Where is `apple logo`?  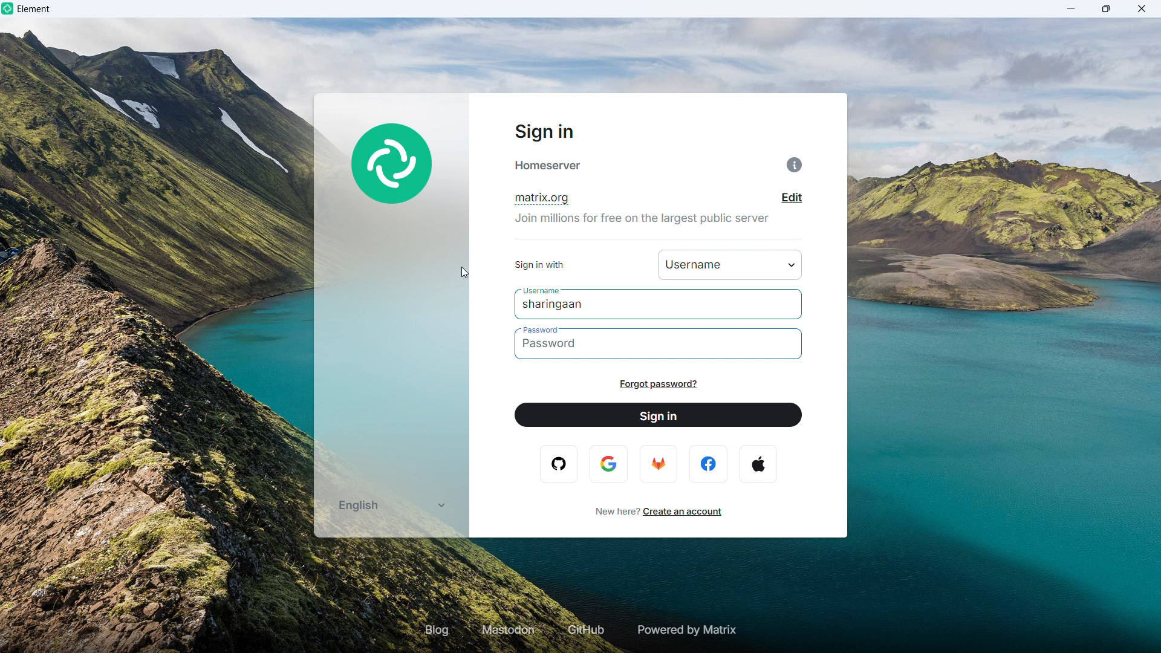 apple logo is located at coordinates (758, 464).